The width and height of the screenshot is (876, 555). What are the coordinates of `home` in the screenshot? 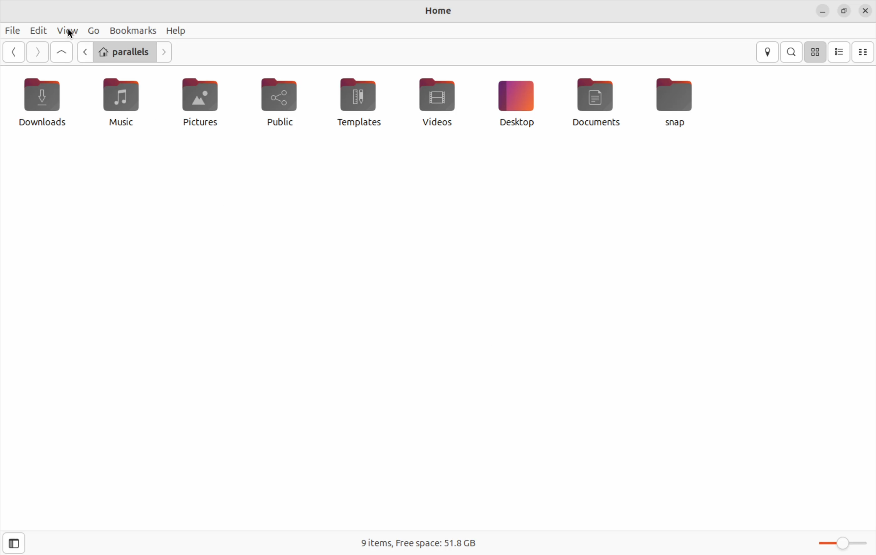 It's located at (435, 11).